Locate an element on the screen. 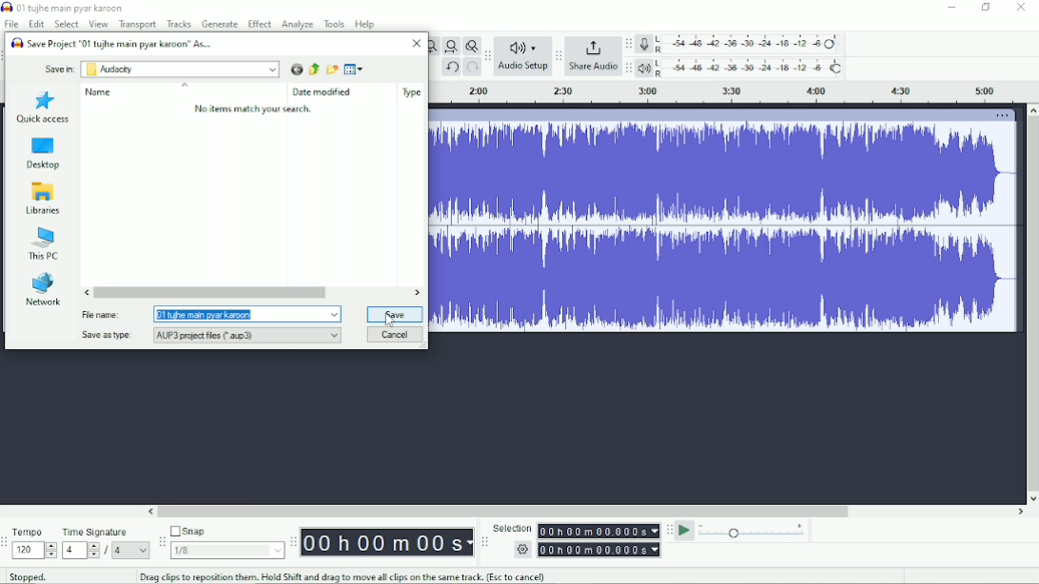 This screenshot has width=1039, height=584. Select is located at coordinates (66, 24).